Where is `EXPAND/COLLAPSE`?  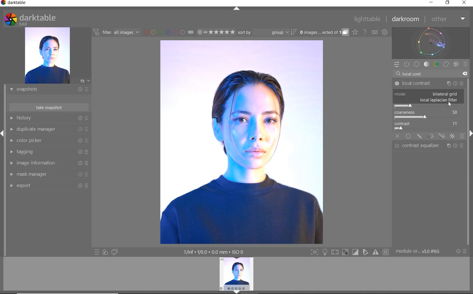
EXPAND/COLLAPSE is located at coordinates (237, 9).